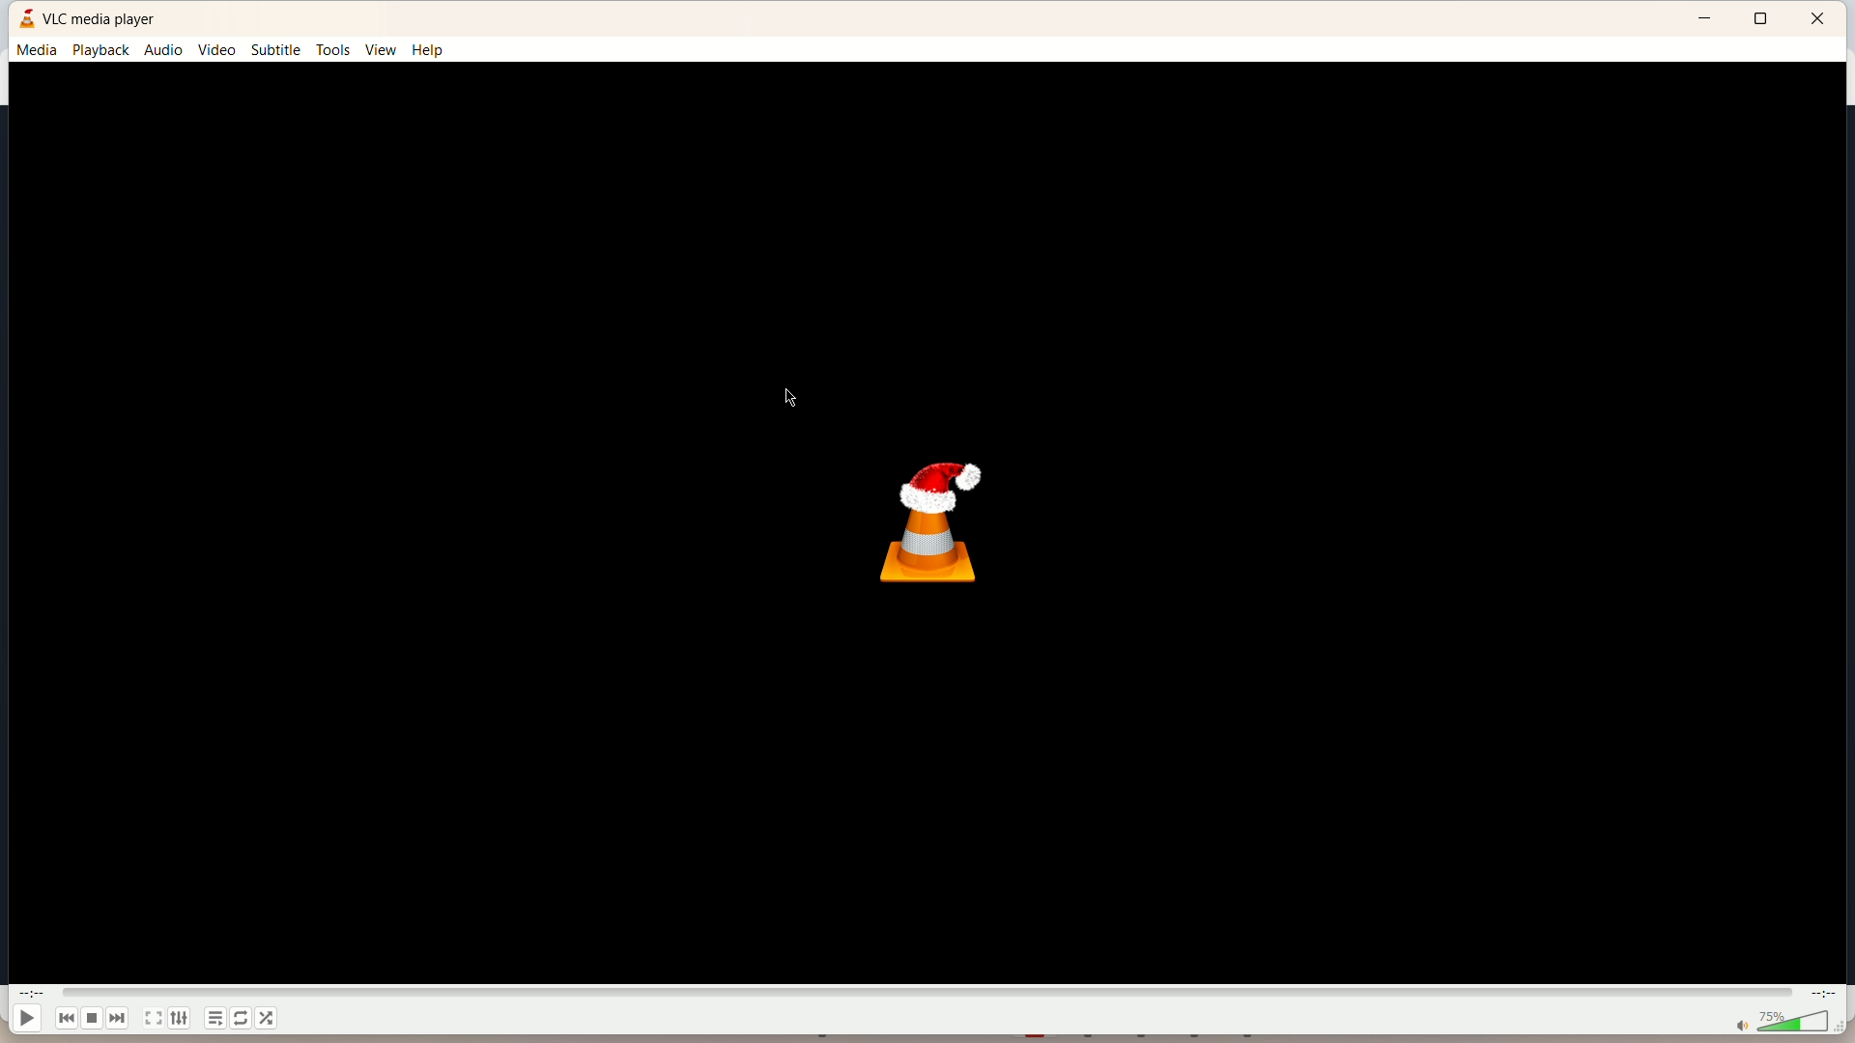  I want to click on total time, so click(1833, 994).